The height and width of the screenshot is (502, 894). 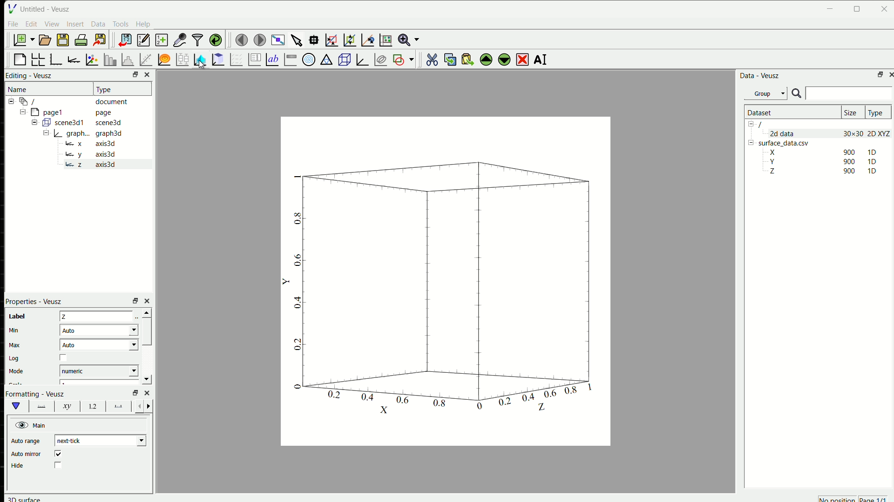 What do you see at coordinates (93, 330) in the screenshot?
I see `Auto` at bounding box center [93, 330].